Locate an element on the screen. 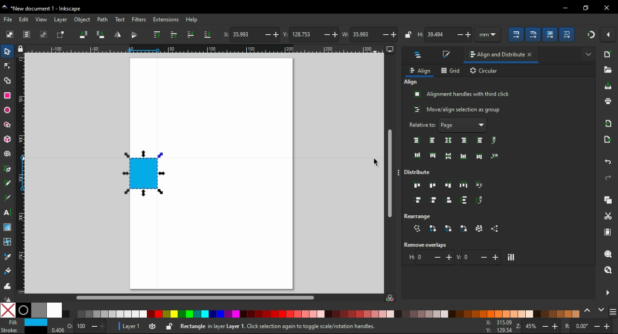 The image size is (618, 334). scroll bar is located at coordinates (390, 173).